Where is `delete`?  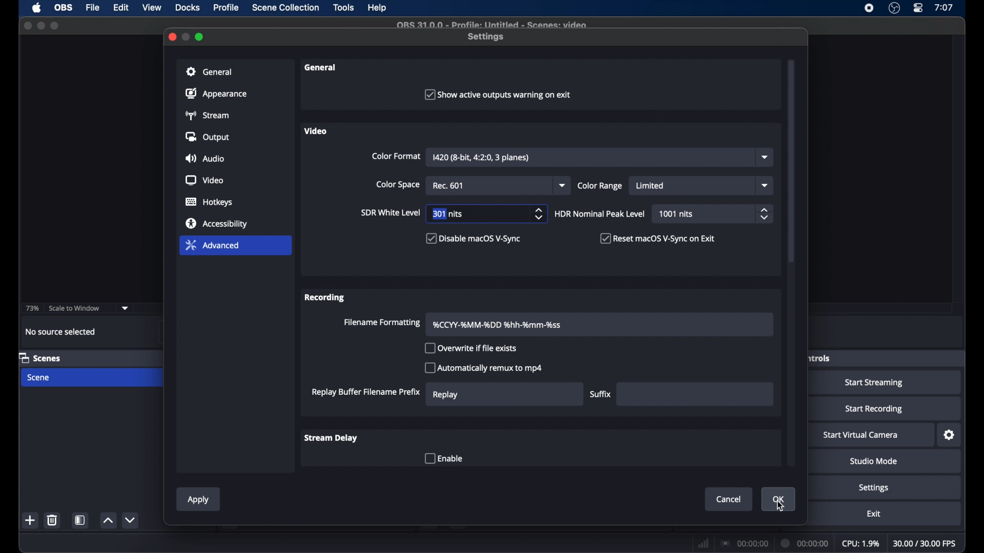 delete is located at coordinates (52, 520).